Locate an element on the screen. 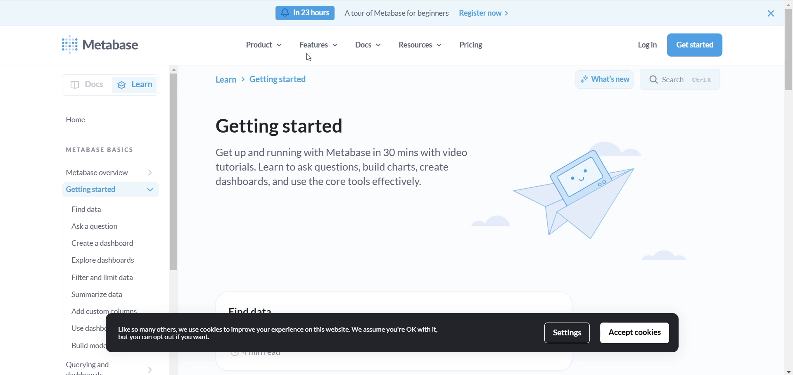 The width and height of the screenshot is (793, 375). metabase overview is located at coordinates (105, 171).